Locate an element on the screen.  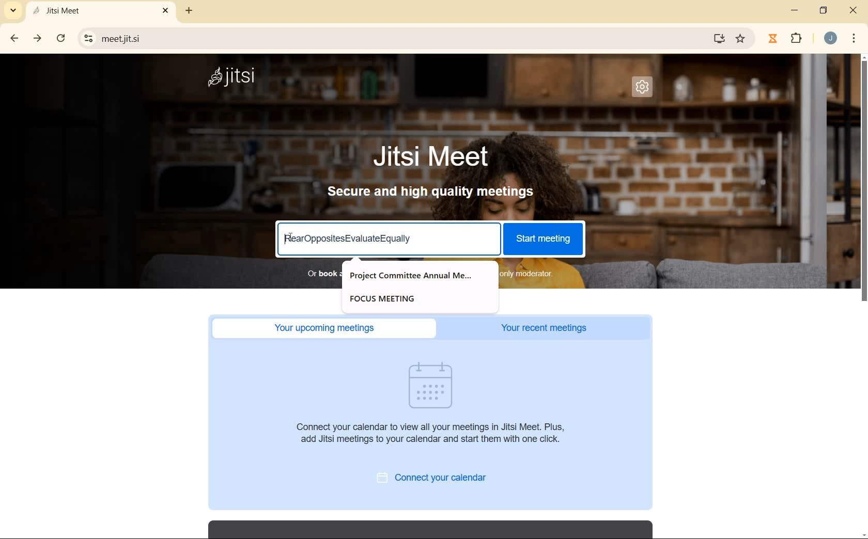
SEARCH TABS is located at coordinates (11, 10).